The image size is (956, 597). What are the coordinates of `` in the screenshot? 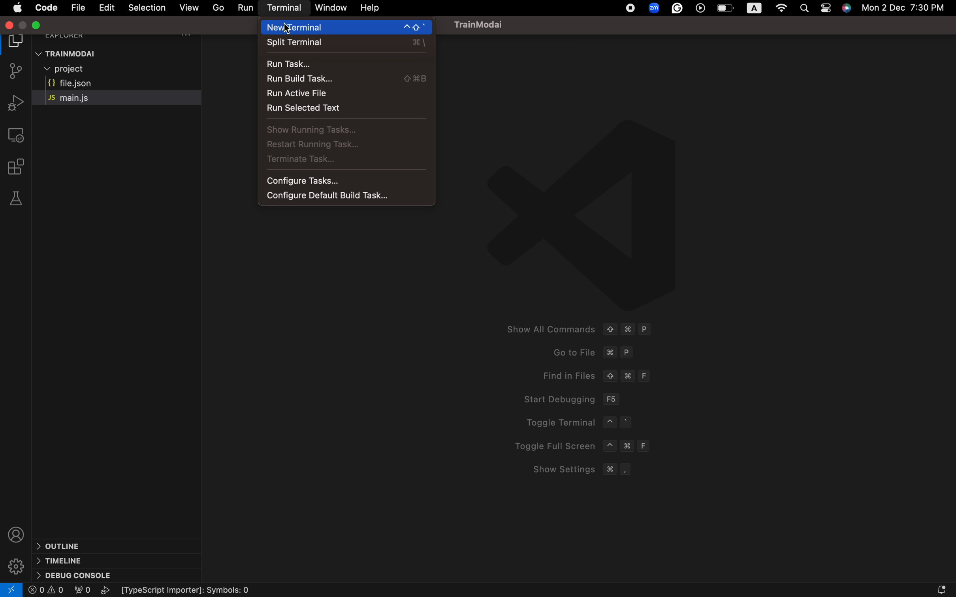 It's located at (45, 8).